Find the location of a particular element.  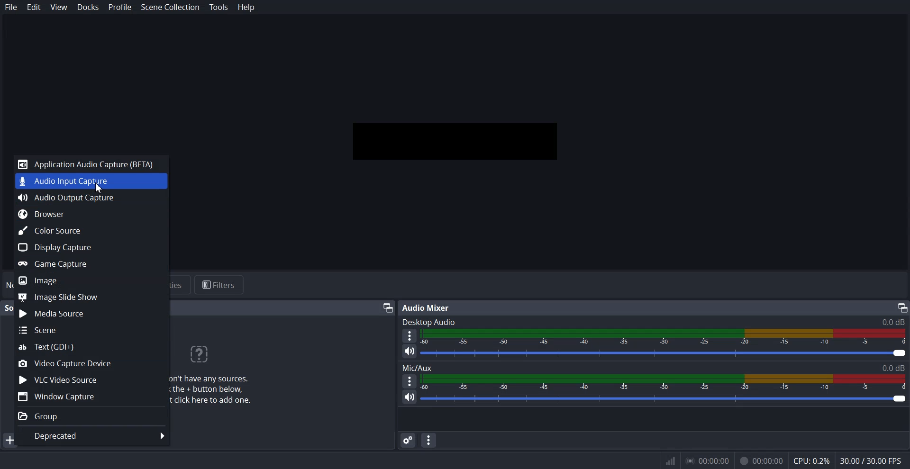

Volume Indicator is located at coordinates (664, 383).